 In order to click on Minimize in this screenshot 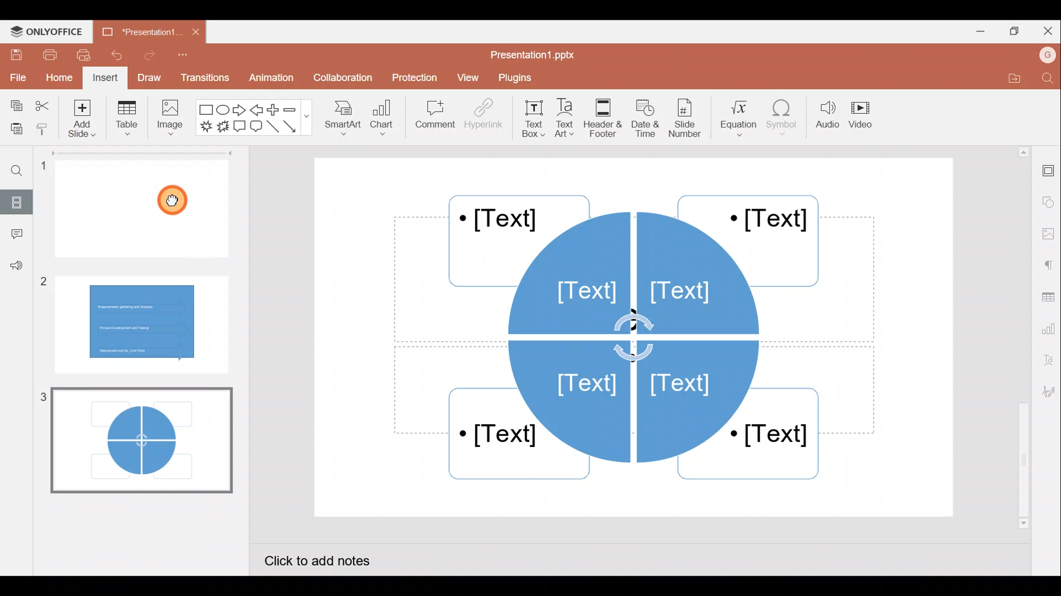, I will do `click(977, 33)`.